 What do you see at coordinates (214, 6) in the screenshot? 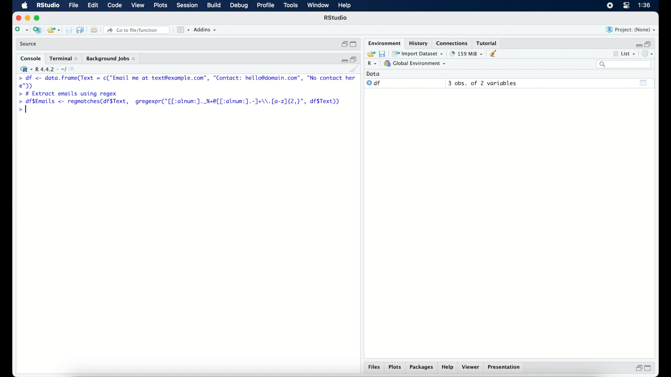
I see `build` at bounding box center [214, 6].